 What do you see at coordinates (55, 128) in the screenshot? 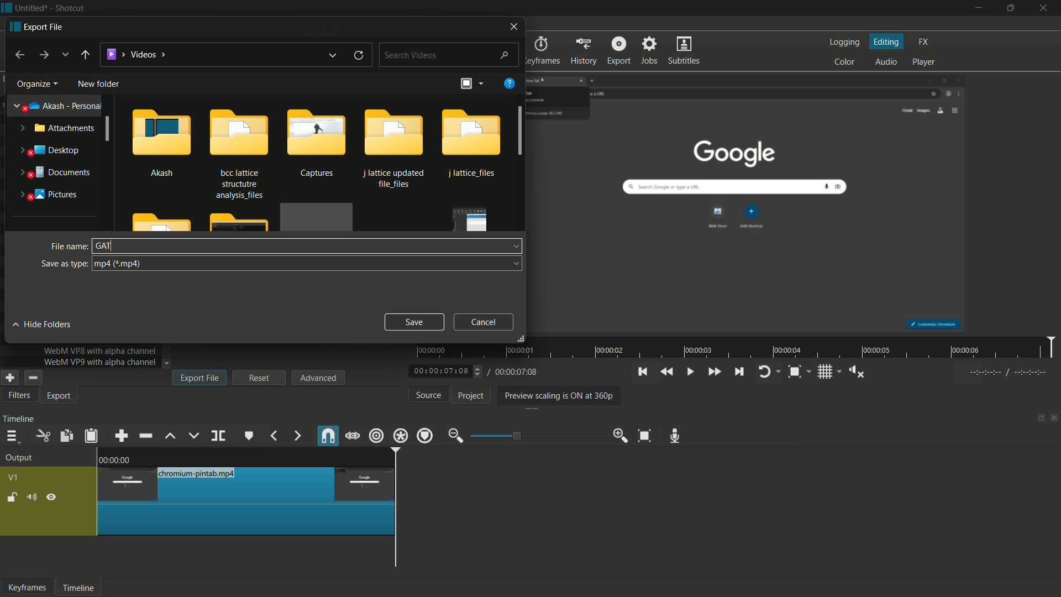
I see `attachments` at bounding box center [55, 128].